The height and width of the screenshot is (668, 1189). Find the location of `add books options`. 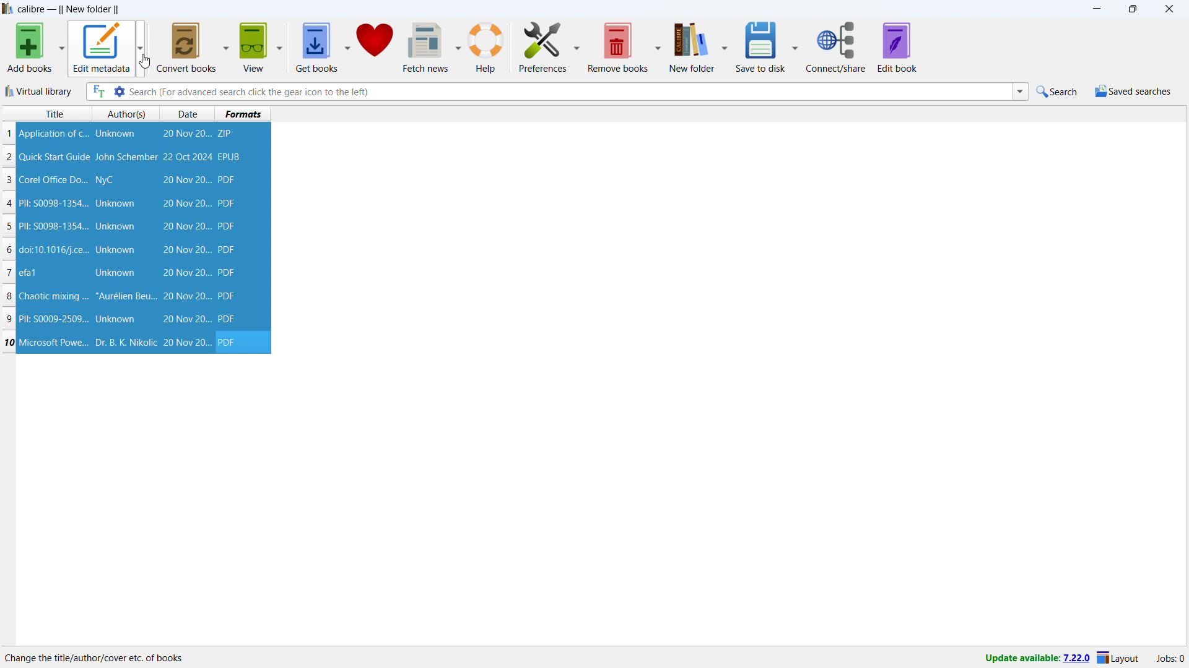

add books options is located at coordinates (63, 46).